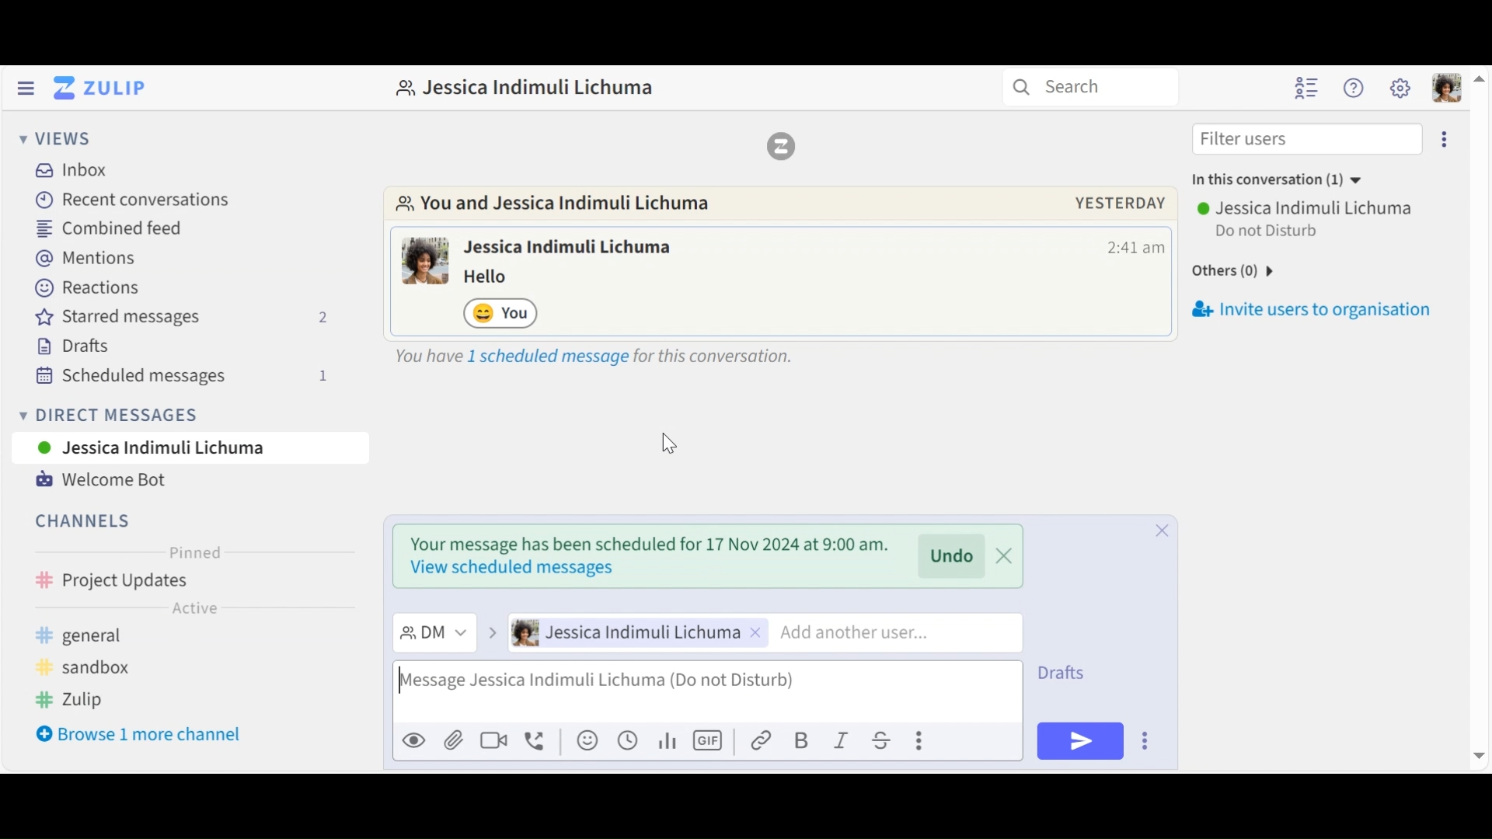 Image resolution: width=1492 pixels, height=839 pixels. What do you see at coordinates (873, 632) in the screenshot?
I see `Add another user` at bounding box center [873, 632].